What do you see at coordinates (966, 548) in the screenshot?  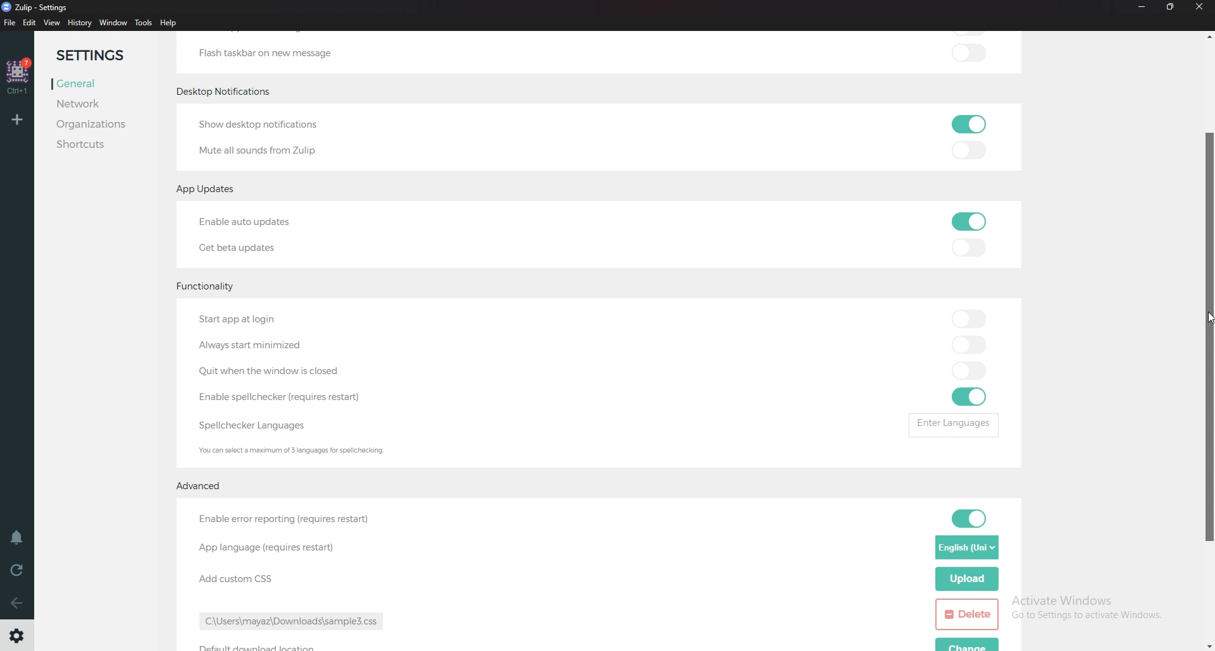 I see `Language` at bounding box center [966, 548].